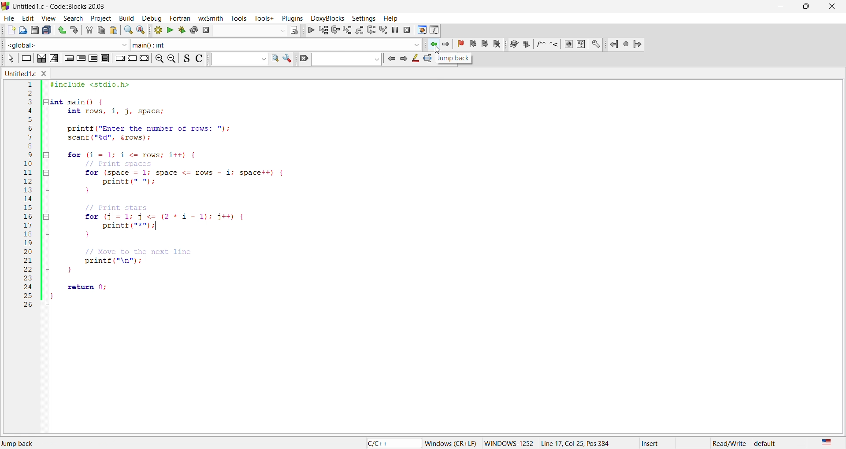 This screenshot has width=846, height=449. I want to click on icon, so click(403, 59).